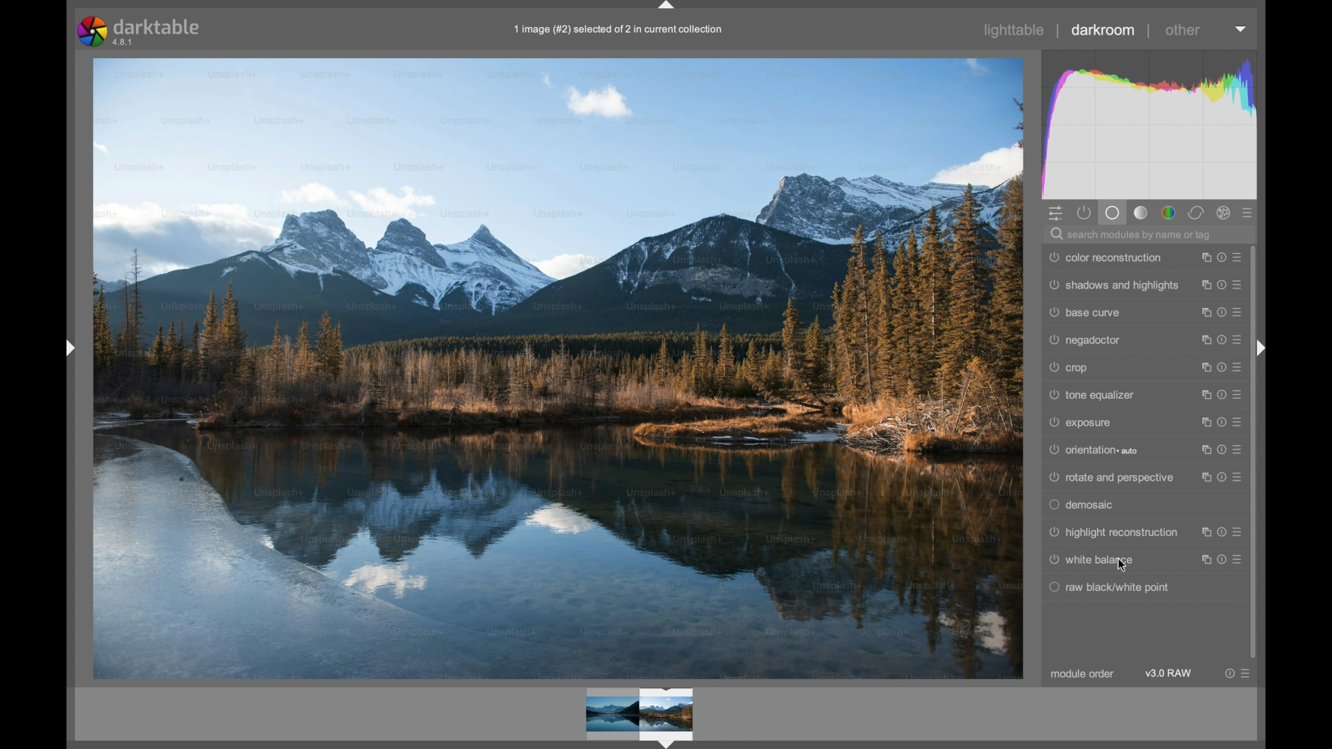  I want to click on presets, so click(1238, 312).